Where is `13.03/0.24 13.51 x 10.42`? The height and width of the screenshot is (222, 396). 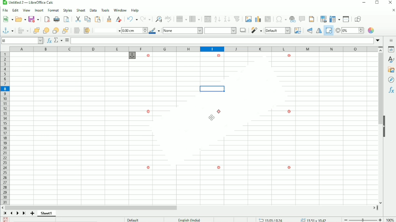
13.03/0.24 13.51 x 10.42 is located at coordinates (293, 219).